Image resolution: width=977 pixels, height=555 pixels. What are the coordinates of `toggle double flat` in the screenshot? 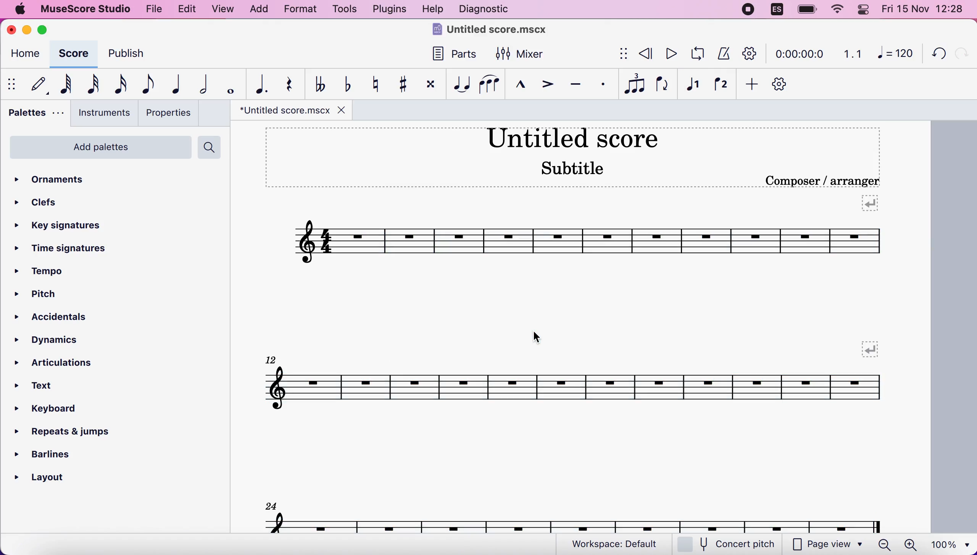 It's located at (319, 83).